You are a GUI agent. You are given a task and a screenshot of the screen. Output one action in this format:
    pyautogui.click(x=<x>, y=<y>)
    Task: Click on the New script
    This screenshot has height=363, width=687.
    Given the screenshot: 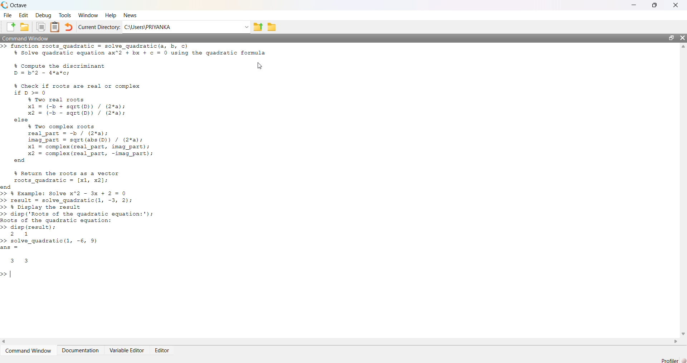 What is the action you would take?
    pyautogui.click(x=11, y=27)
    